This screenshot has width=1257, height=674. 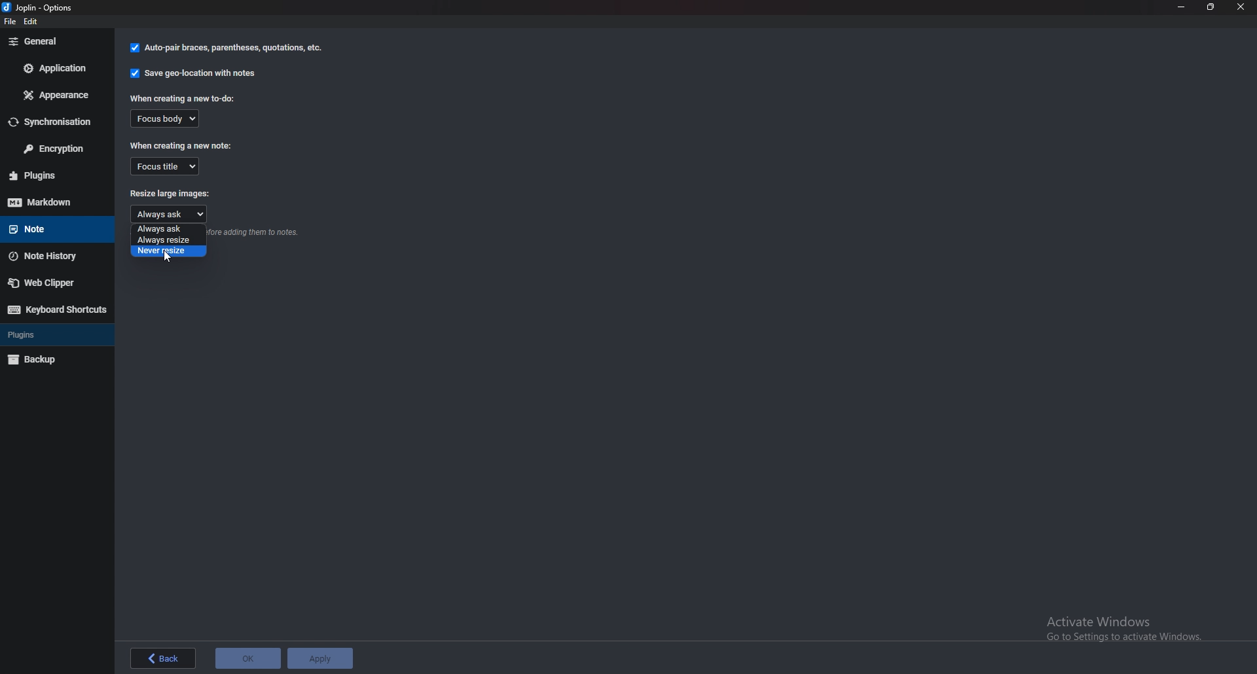 What do you see at coordinates (168, 240) in the screenshot?
I see `Always resize` at bounding box center [168, 240].